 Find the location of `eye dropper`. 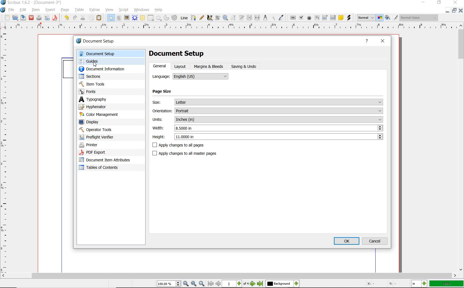

eye dropper is located at coordinates (282, 17).